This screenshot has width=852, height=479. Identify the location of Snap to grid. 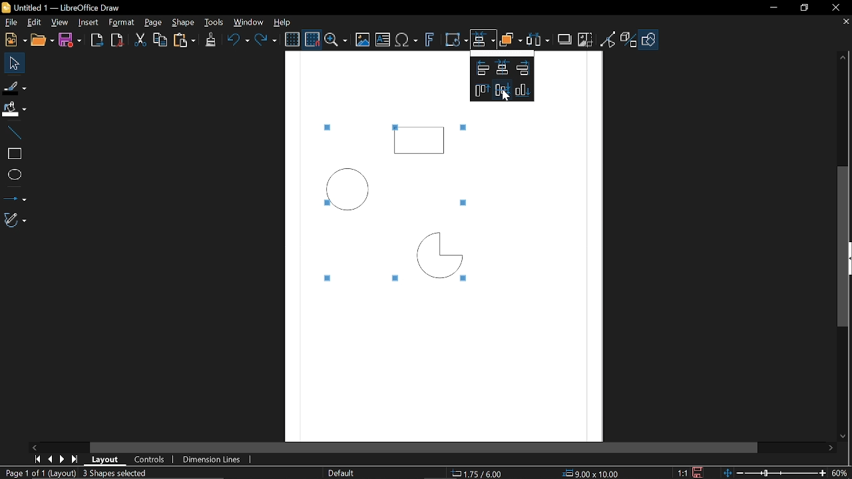
(312, 38).